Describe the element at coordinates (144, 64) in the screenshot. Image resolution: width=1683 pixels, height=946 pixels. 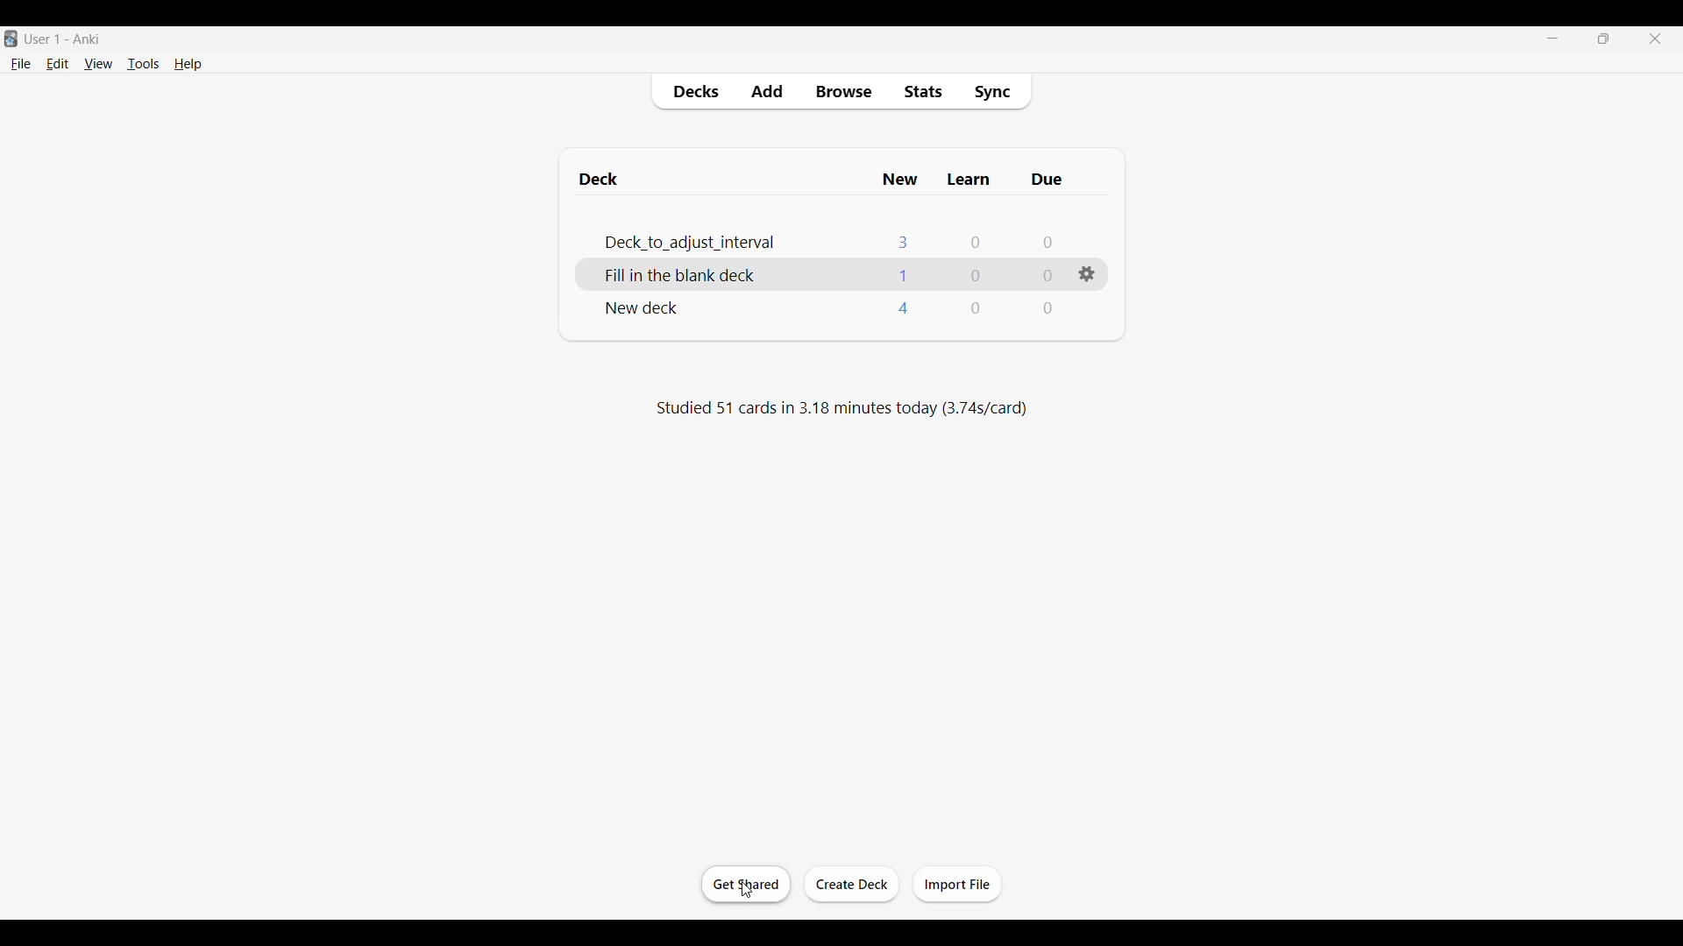
I see `Tools menu` at that location.